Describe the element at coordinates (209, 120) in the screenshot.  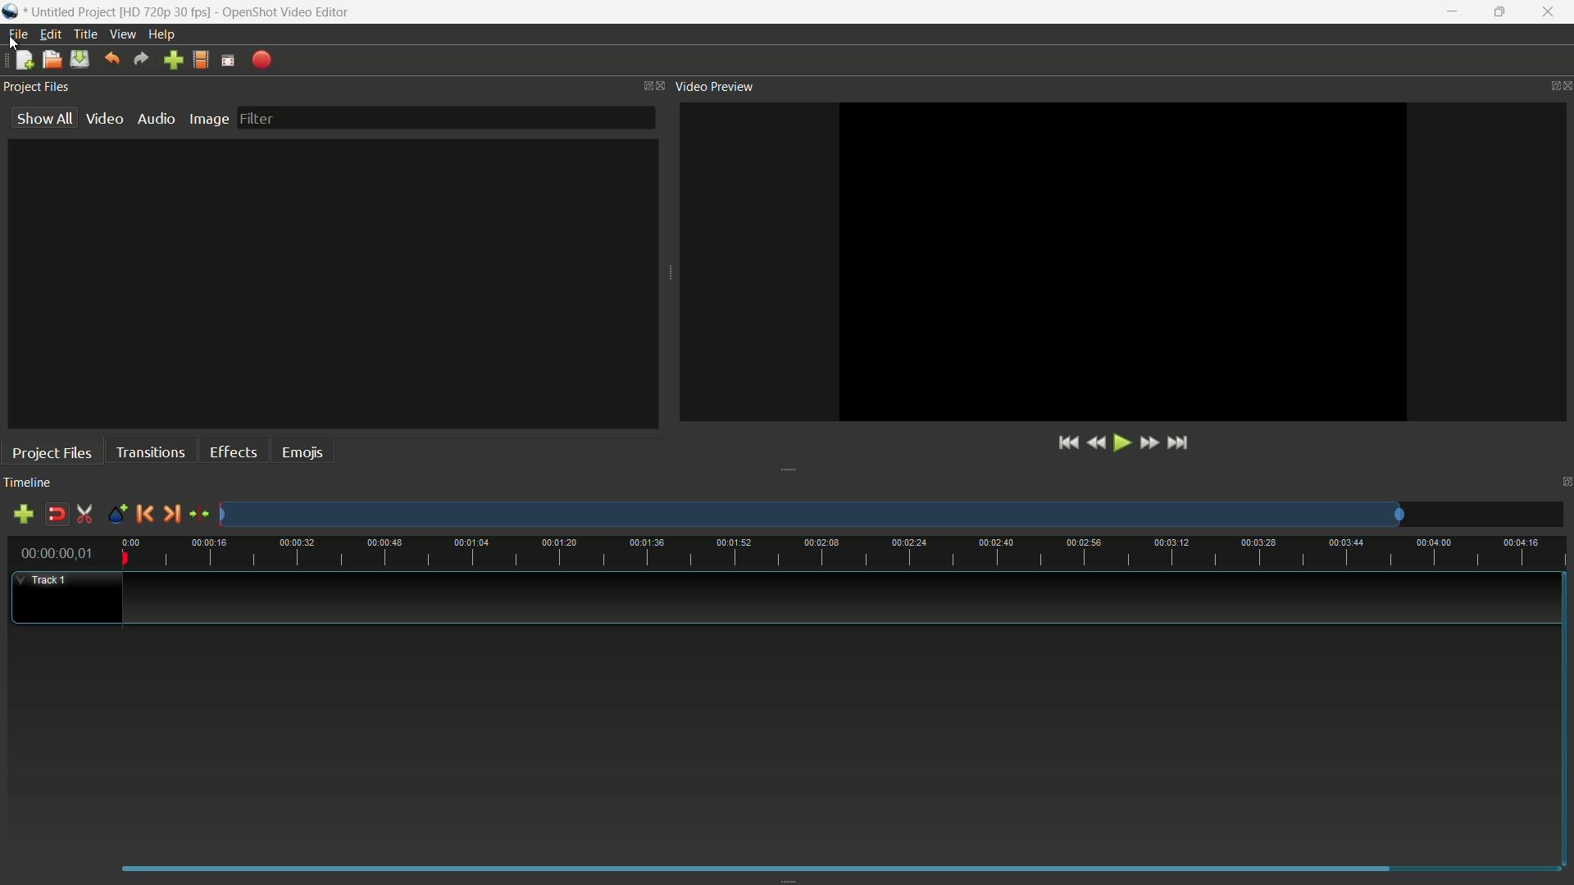
I see `image` at that location.